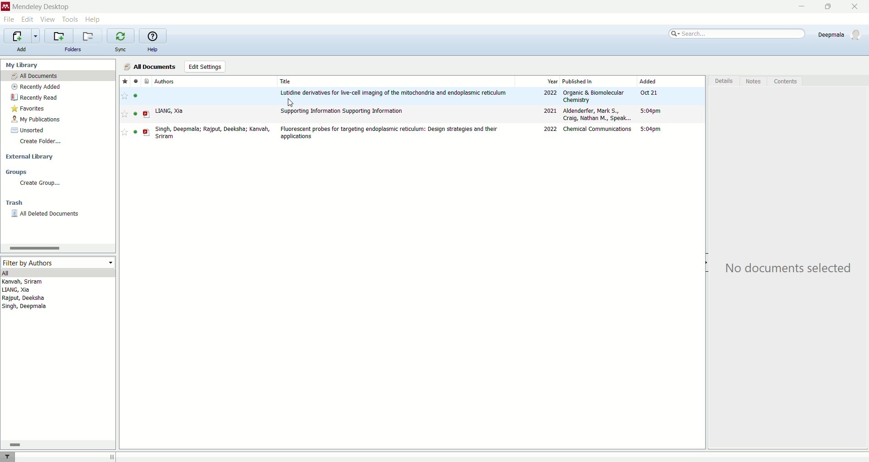  I want to click on create folder, so click(42, 142).